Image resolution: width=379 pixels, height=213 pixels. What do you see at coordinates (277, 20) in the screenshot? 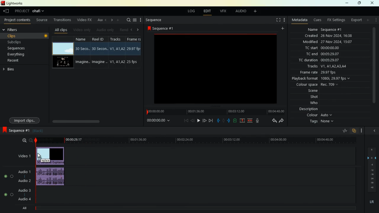
I see `screen` at bounding box center [277, 20].